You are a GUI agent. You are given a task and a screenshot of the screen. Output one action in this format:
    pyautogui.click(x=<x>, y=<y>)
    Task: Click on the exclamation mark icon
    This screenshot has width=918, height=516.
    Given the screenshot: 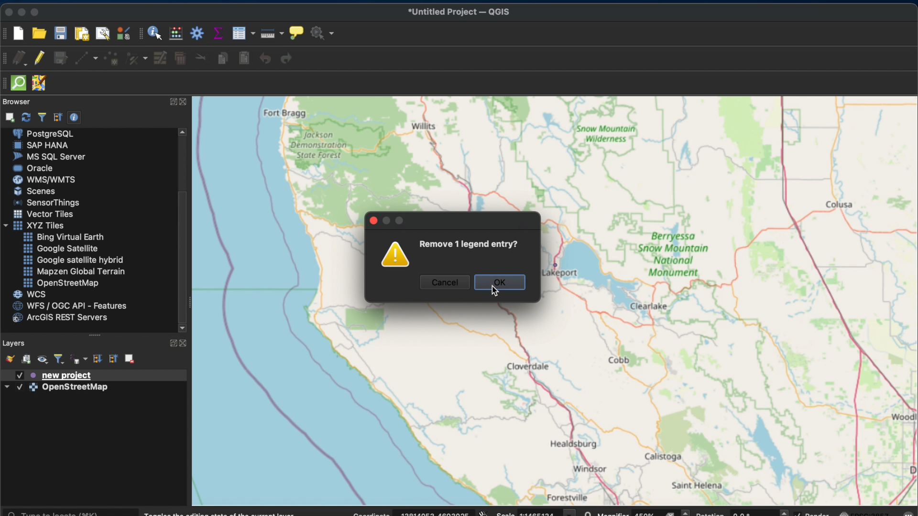 What is the action you would take?
    pyautogui.click(x=396, y=256)
    